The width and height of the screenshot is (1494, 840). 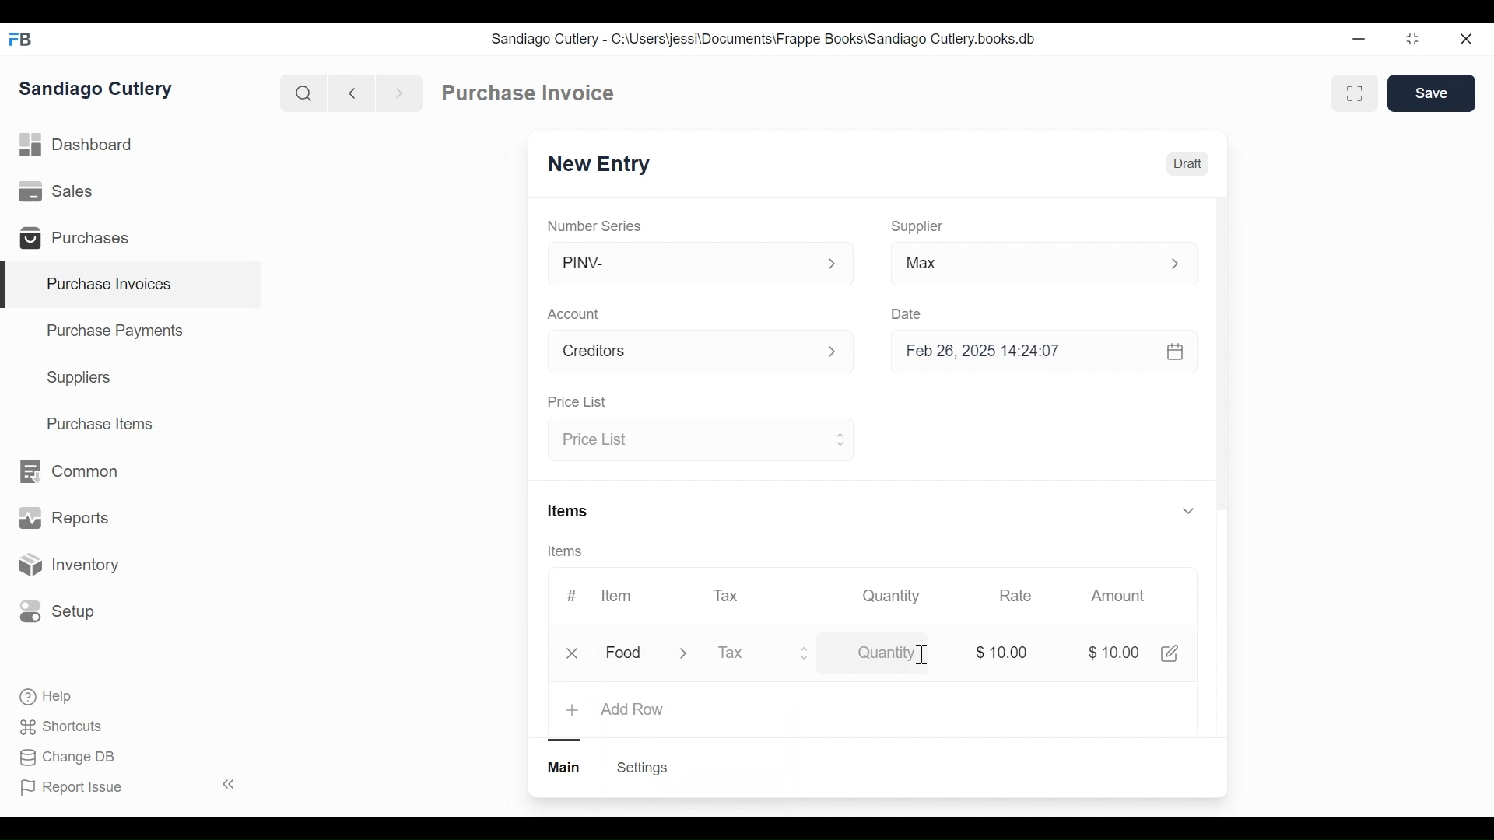 What do you see at coordinates (1121, 597) in the screenshot?
I see `Amount` at bounding box center [1121, 597].